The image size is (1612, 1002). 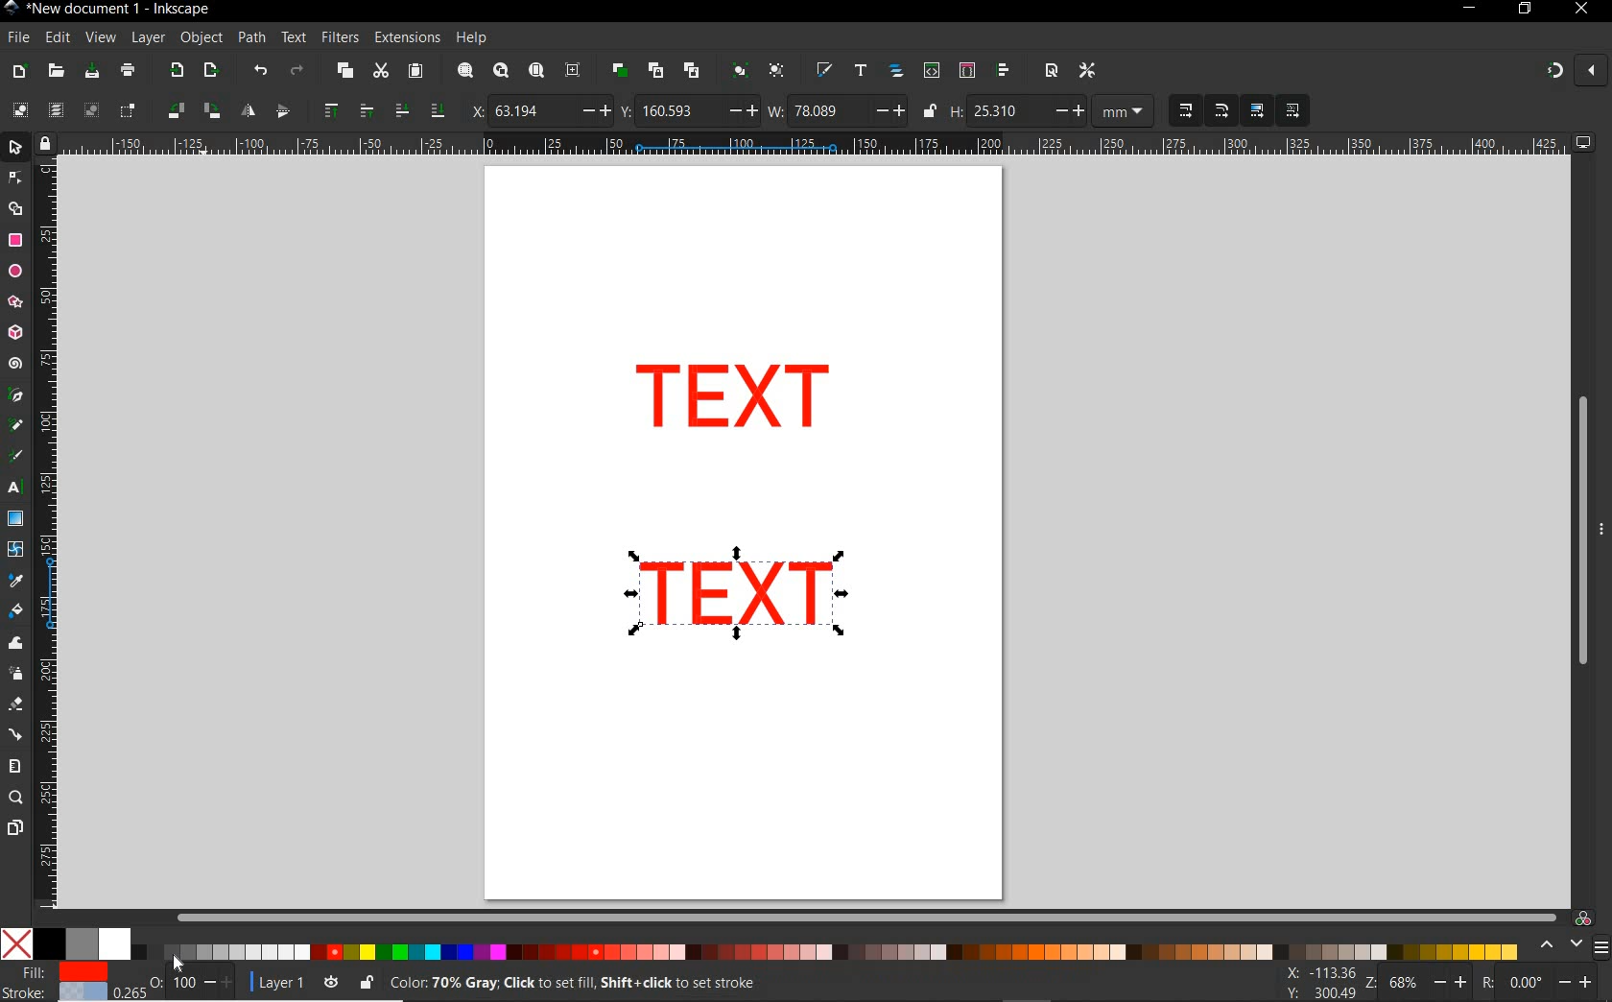 I want to click on pen tool, so click(x=14, y=395).